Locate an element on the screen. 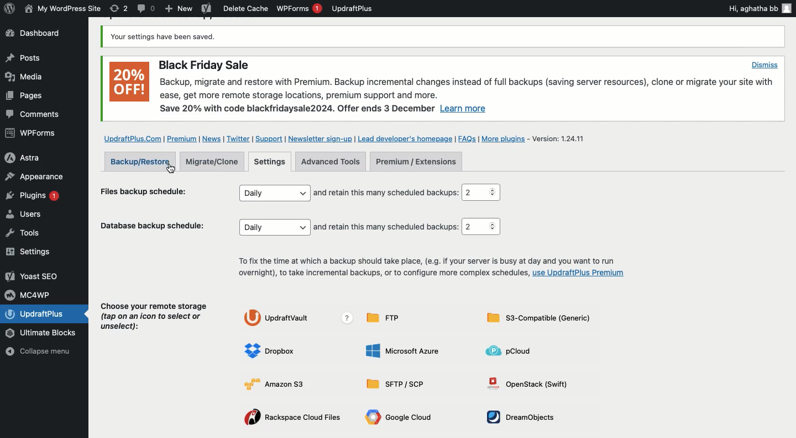 The height and width of the screenshot is (438, 796). Comments is located at coordinates (34, 115).